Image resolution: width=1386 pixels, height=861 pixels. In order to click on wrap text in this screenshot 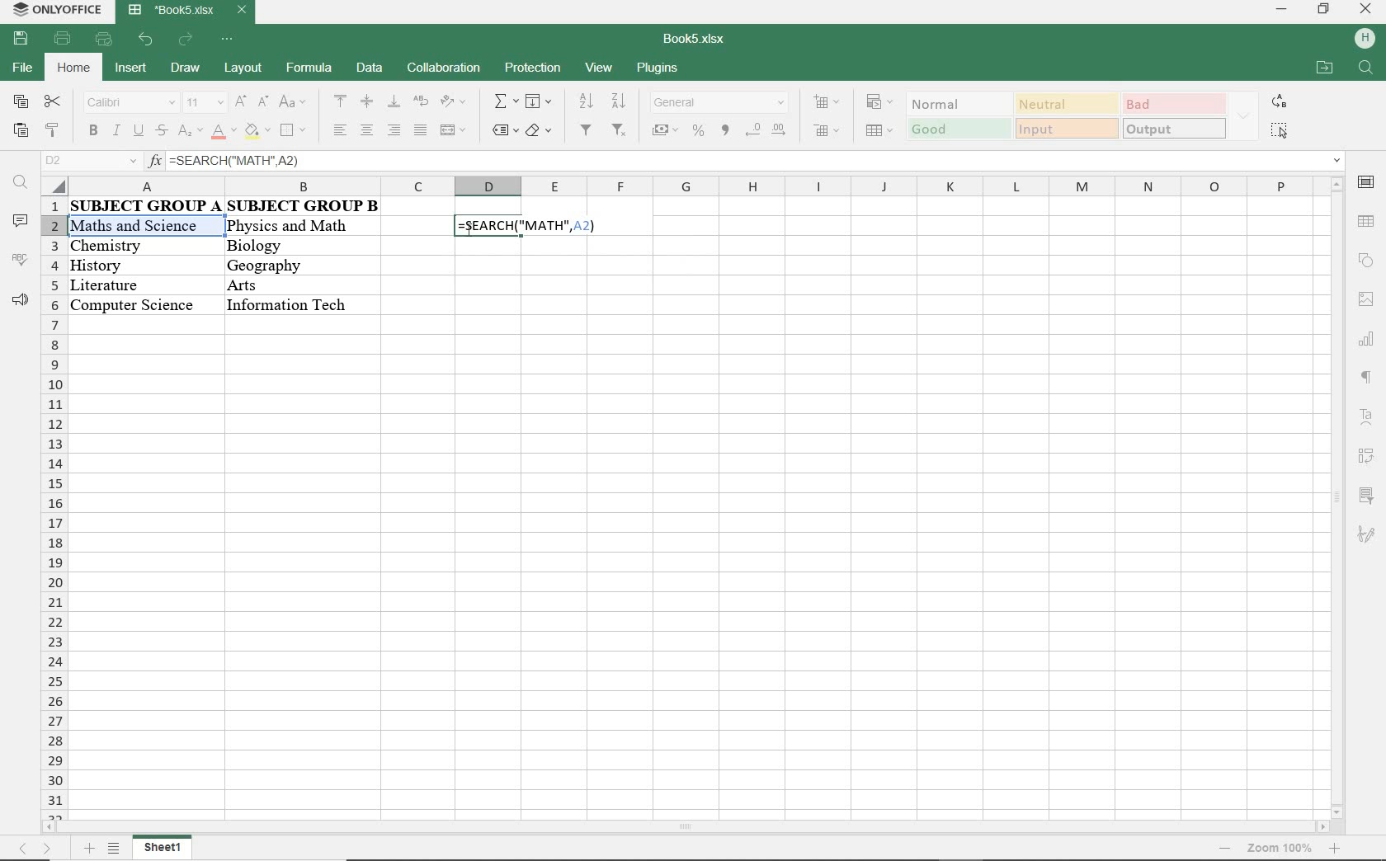, I will do `click(422, 103)`.